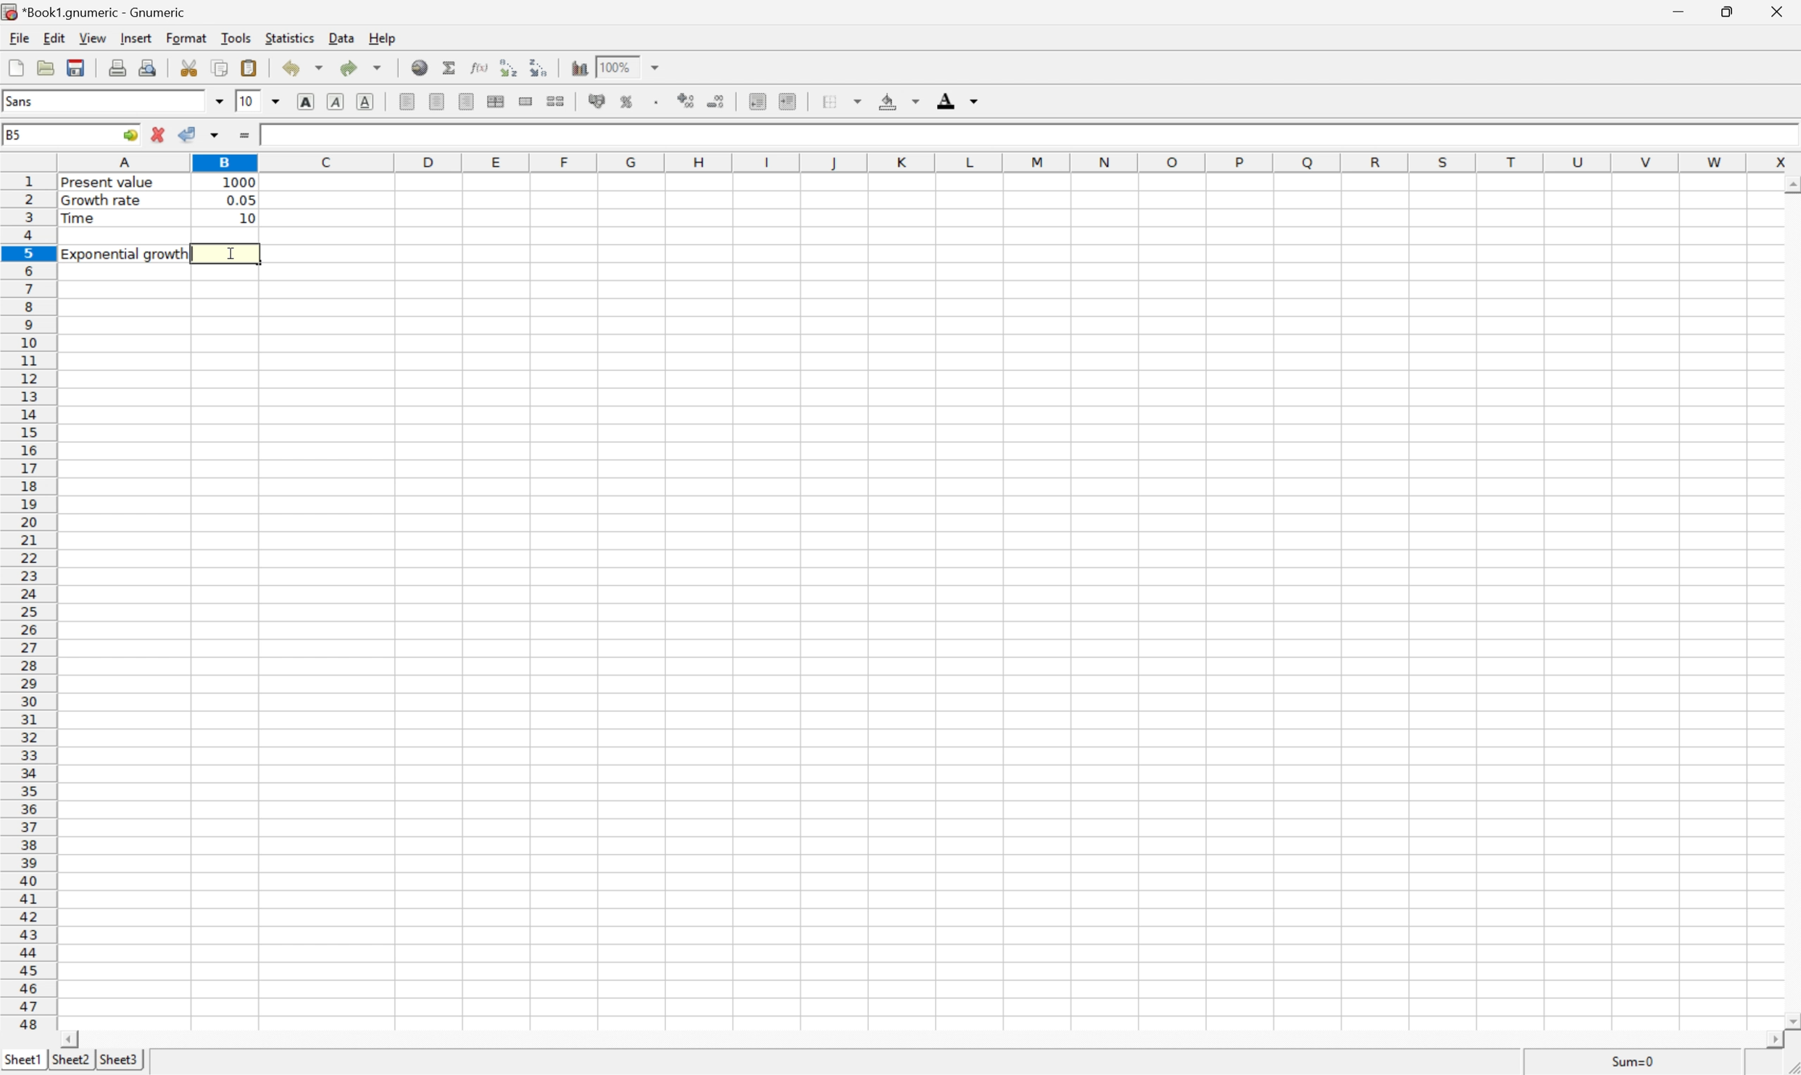 The height and width of the screenshot is (1075, 1801). Describe the element at coordinates (246, 101) in the screenshot. I see `10` at that location.